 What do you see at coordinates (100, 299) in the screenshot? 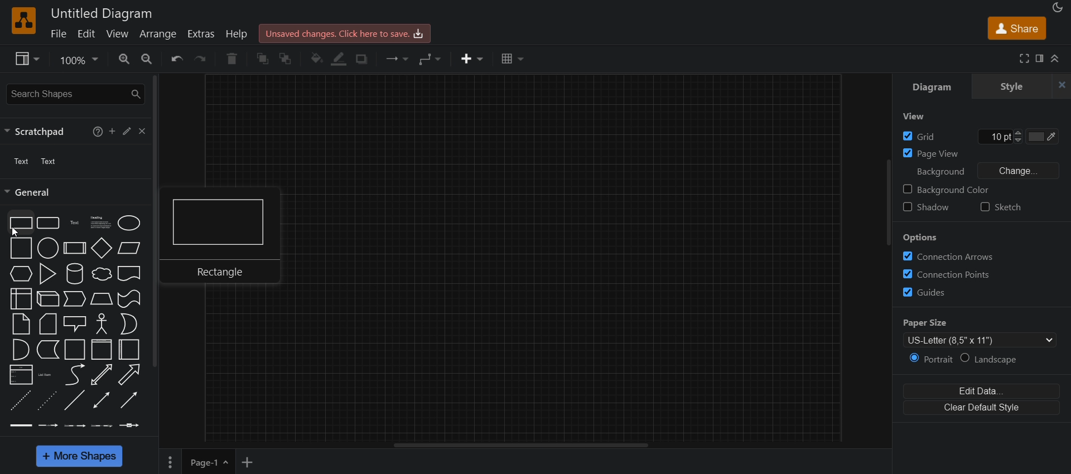
I see `trapezoid` at bounding box center [100, 299].